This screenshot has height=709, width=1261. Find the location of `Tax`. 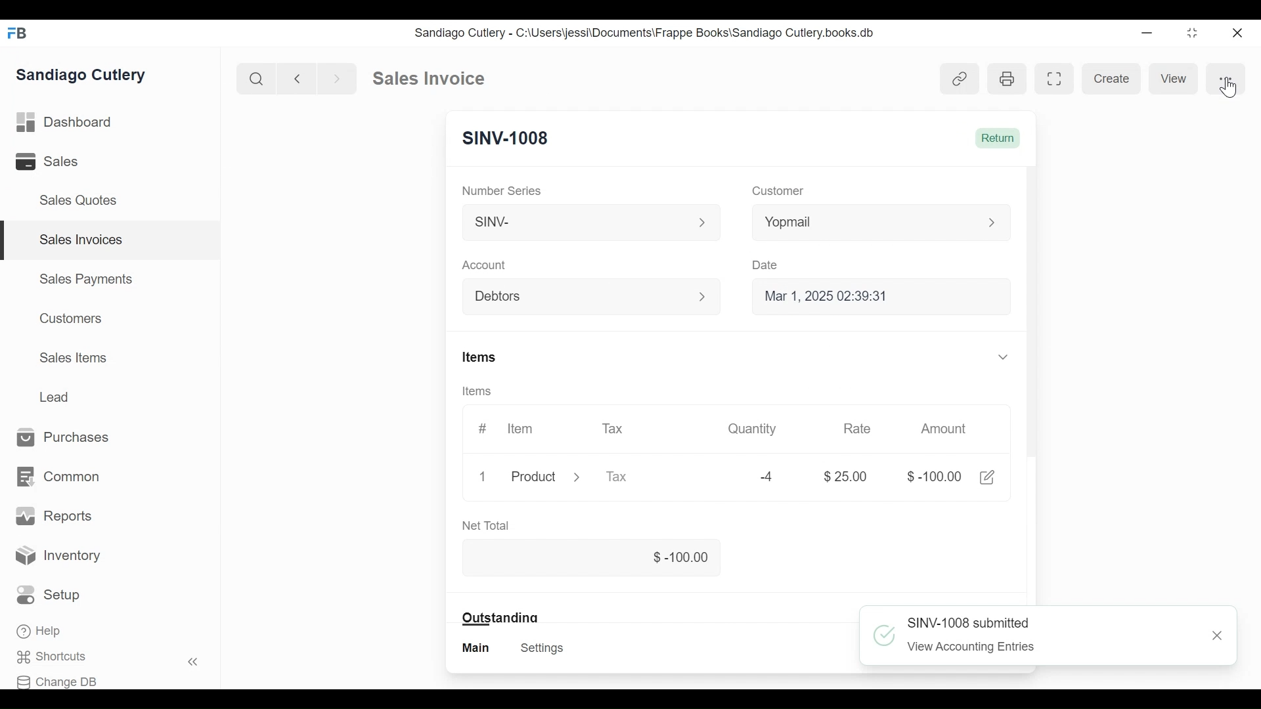

Tax is located at coordinates (617, 477).